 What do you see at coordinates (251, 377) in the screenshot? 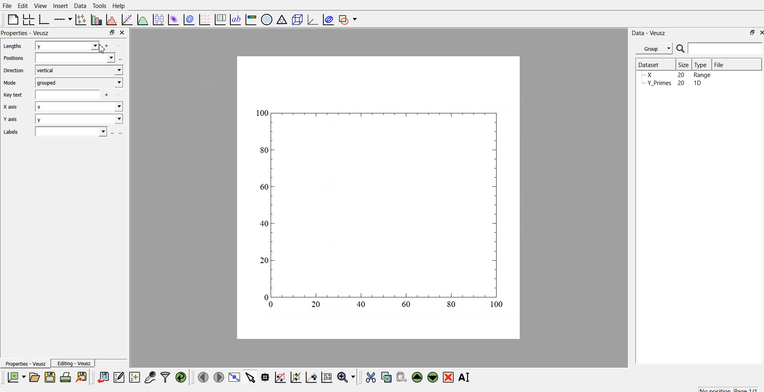
I see `select items from graph` at bounding box center [251, 377].